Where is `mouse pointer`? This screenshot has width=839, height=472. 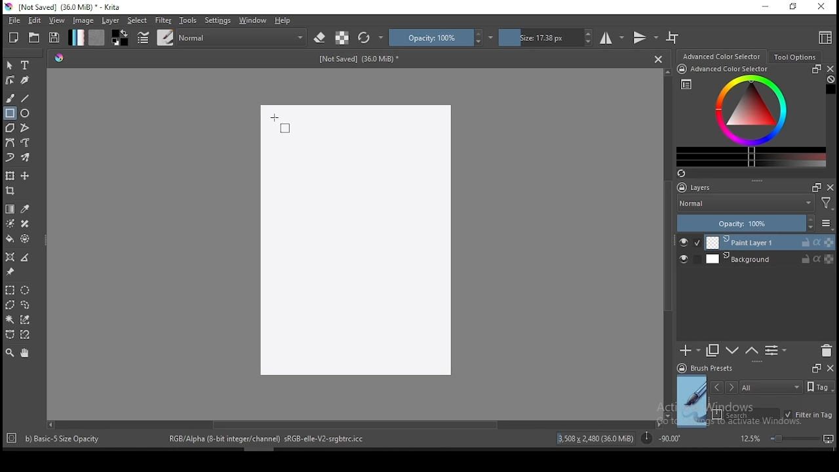 mouse pointer is located at coordinates (283, 126).